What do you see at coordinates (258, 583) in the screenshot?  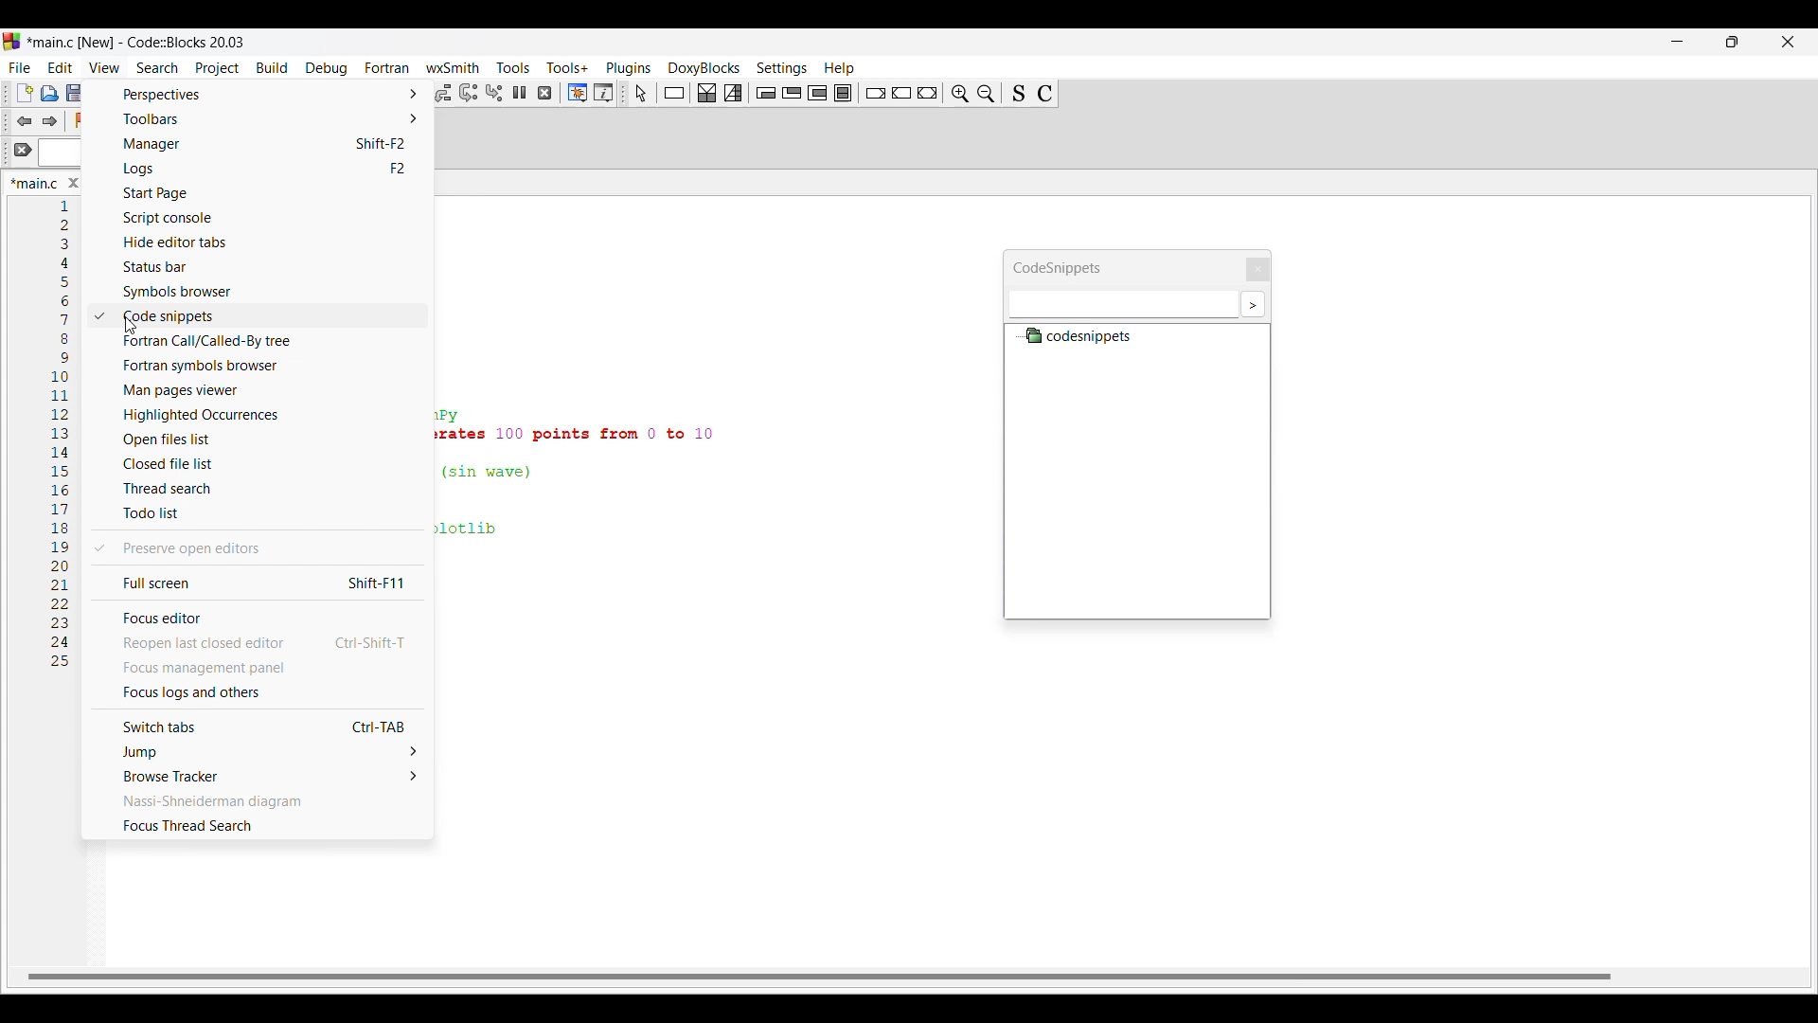 I see `Full screen` at bounding box center [258, 583].